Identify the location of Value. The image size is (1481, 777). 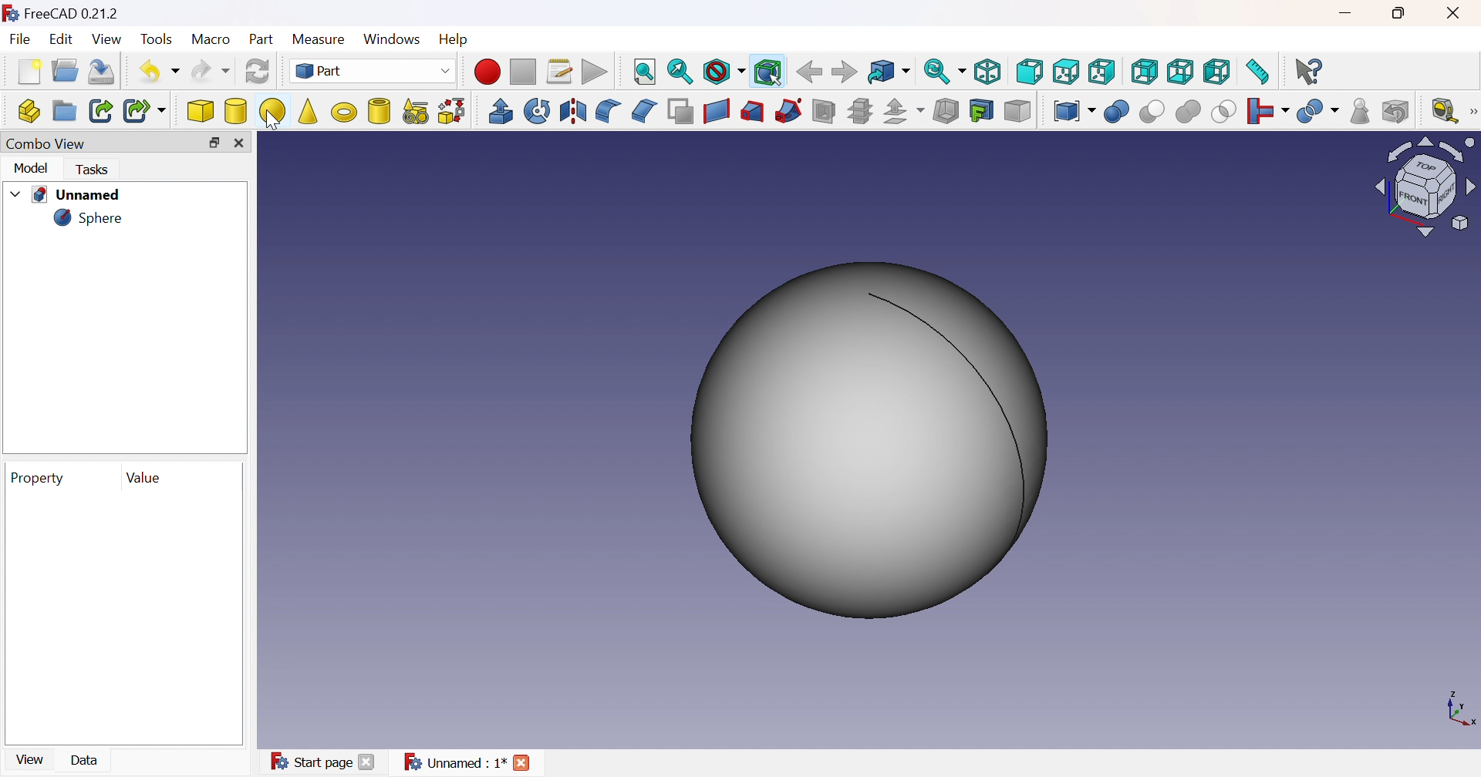
(143, 476).